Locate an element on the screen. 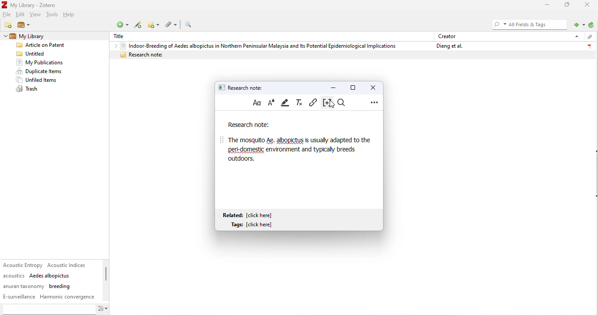 This screenshot has height=316, width=598. minimize is located at coordinates (546, 5).